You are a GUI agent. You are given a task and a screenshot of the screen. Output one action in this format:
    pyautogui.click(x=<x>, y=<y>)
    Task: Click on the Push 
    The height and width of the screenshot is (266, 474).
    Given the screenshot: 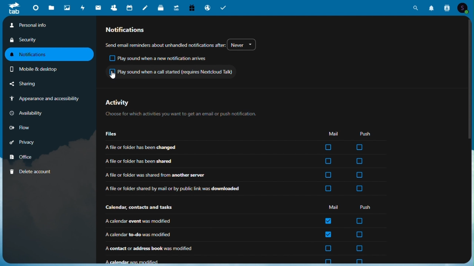 What is the action you would take?
    pyautogui.click(x=365, y=133)
    